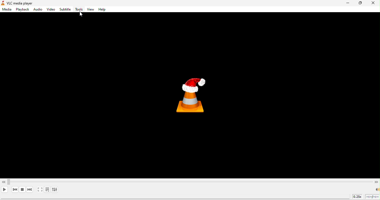 The width and height of the screenshot is (380, 200). What do you see at coordinates (103, 10) in the screenshot?
I see `help` at bounding box center [103, 10].